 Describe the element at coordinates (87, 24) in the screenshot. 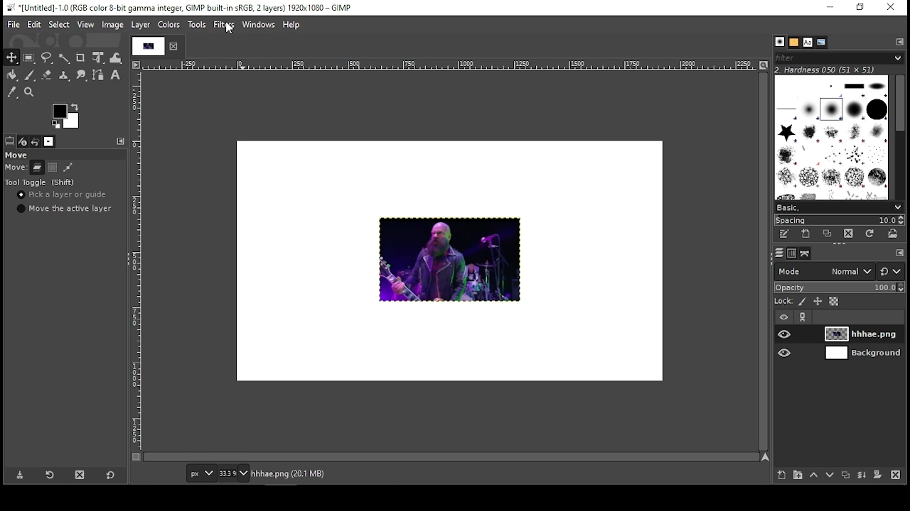

I see `view` at that location.